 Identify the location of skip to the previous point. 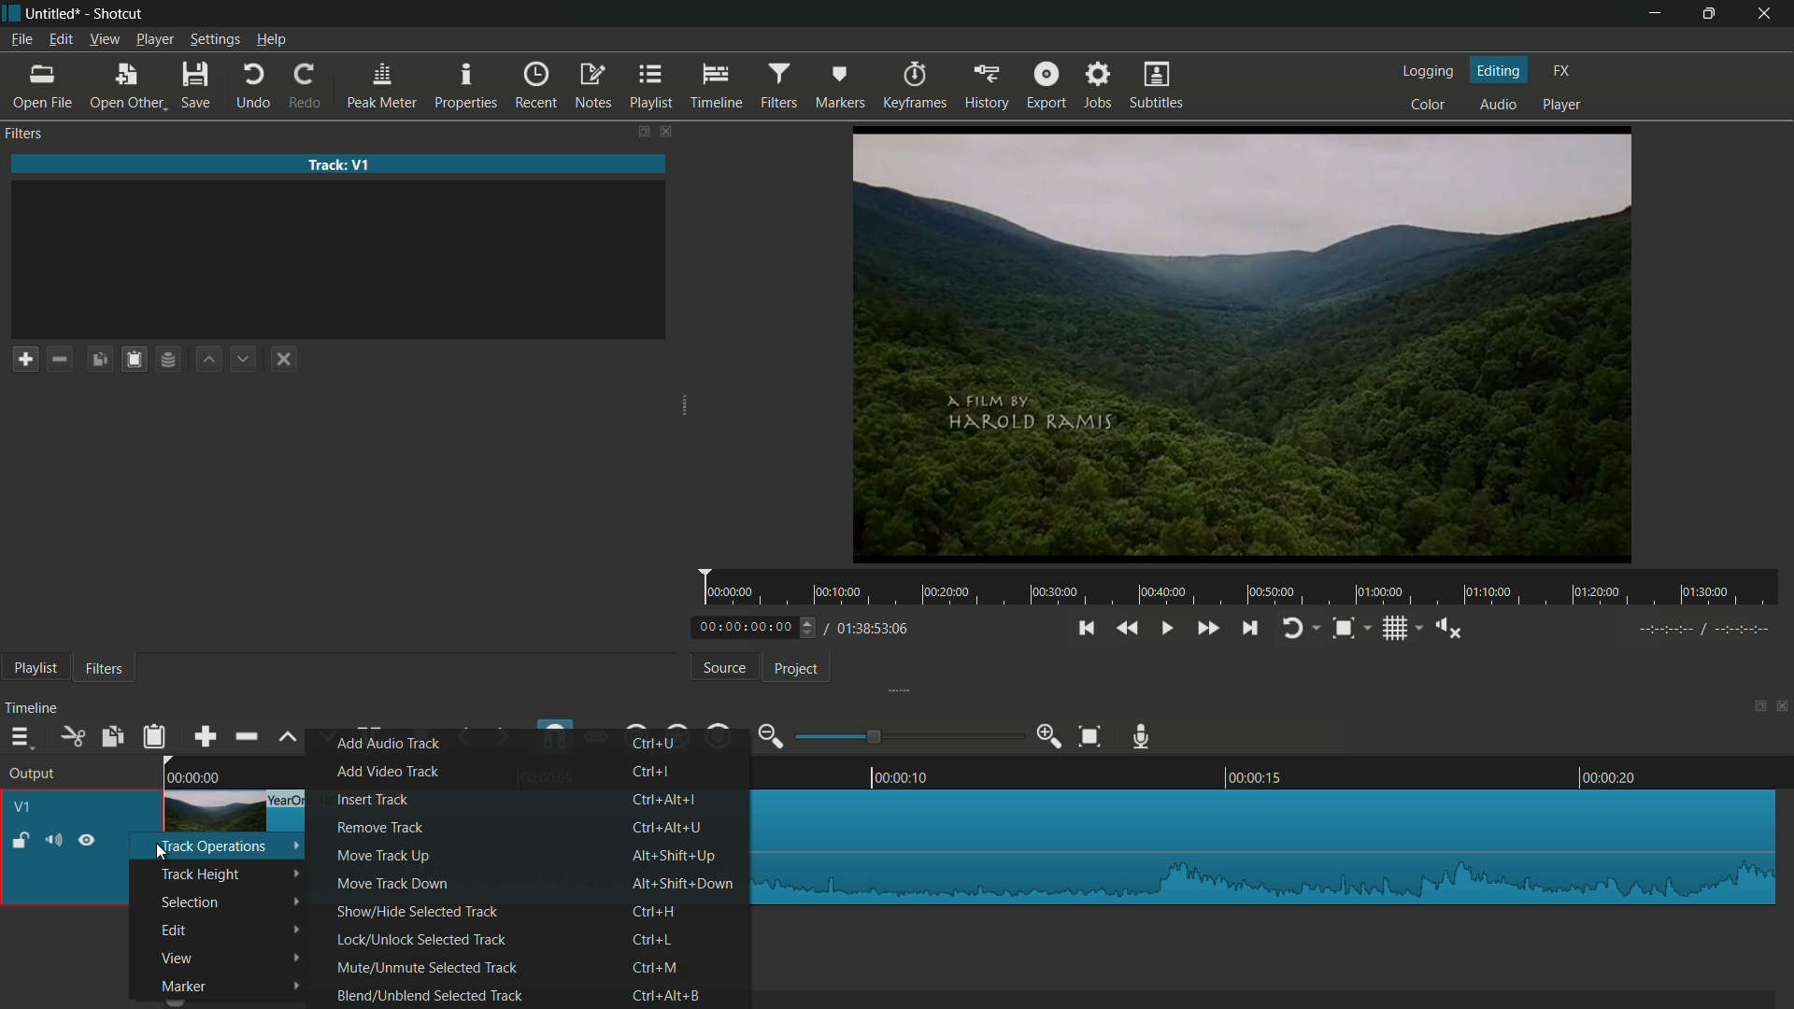
(1089, 626).